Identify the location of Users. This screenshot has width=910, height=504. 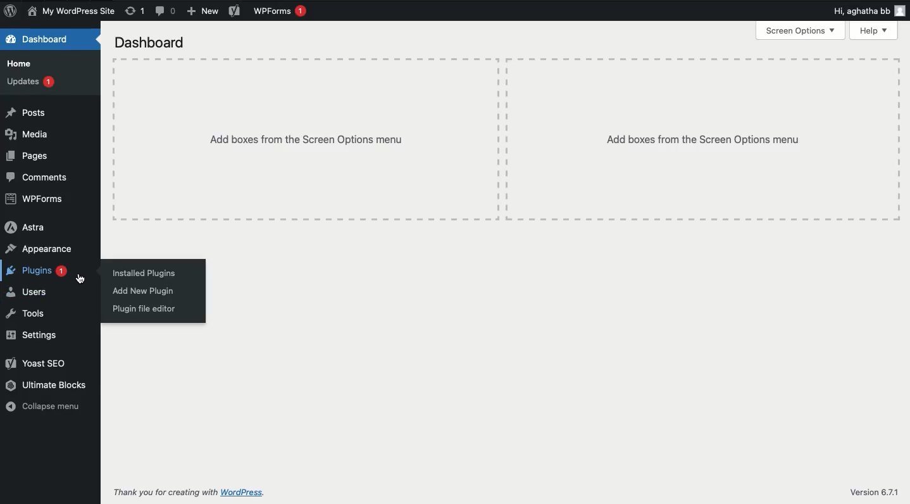
(27, 292).